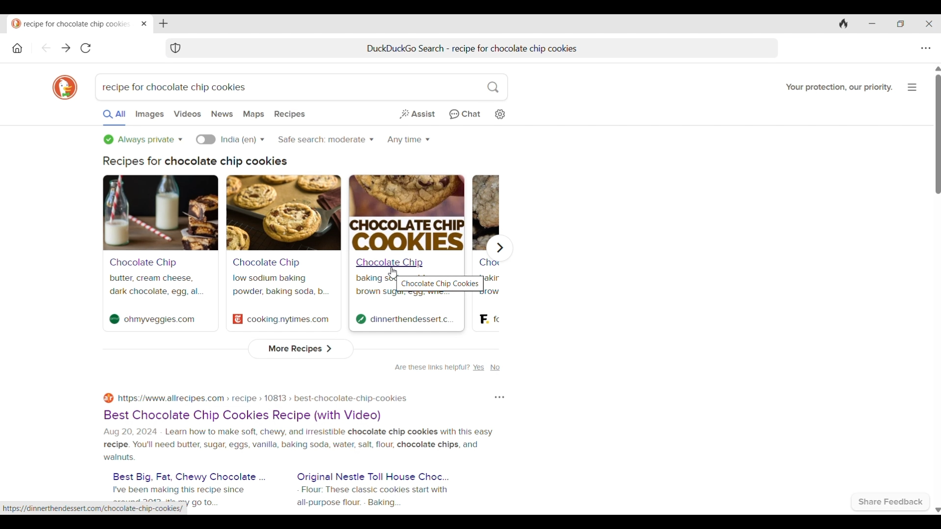  What do you see at coordinates (414, 319) in the screenshot?
I see `dinnerthendessert.c.` at bounding box center [414, 319].